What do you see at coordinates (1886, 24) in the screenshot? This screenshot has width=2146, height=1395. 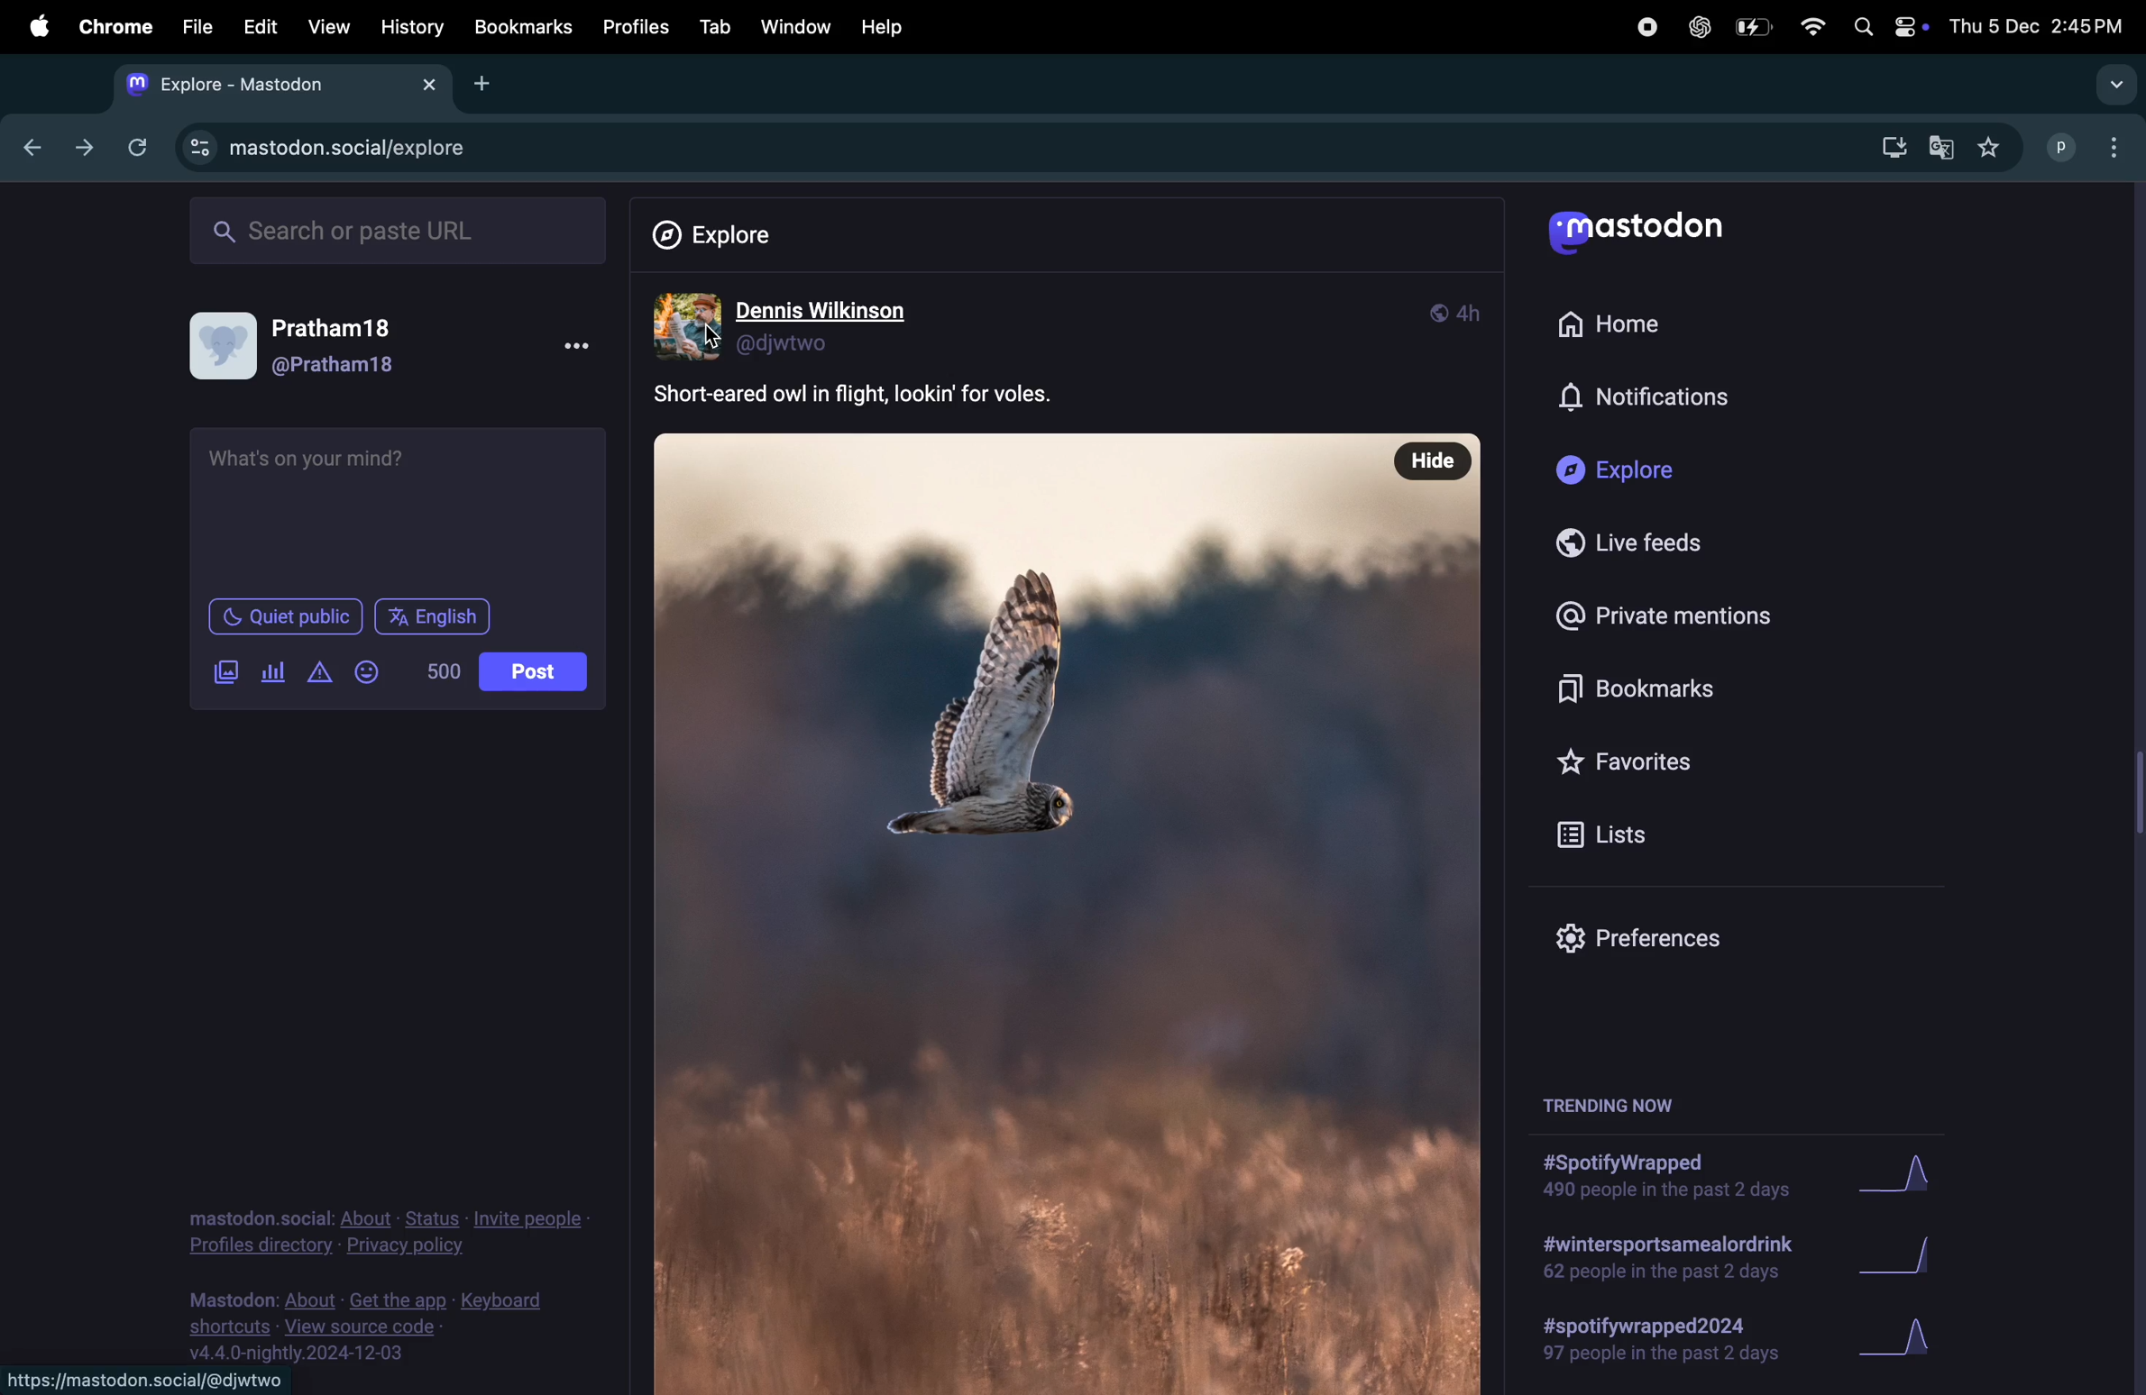 I see `apple widgets` at bounding box center [1886, 24].